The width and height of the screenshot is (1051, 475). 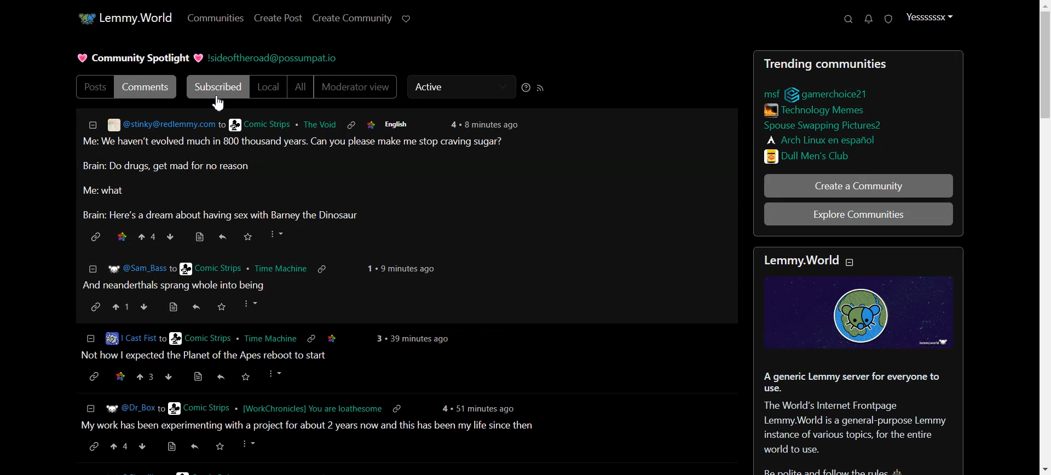 I want to click on text, so click(x=810, y=259).